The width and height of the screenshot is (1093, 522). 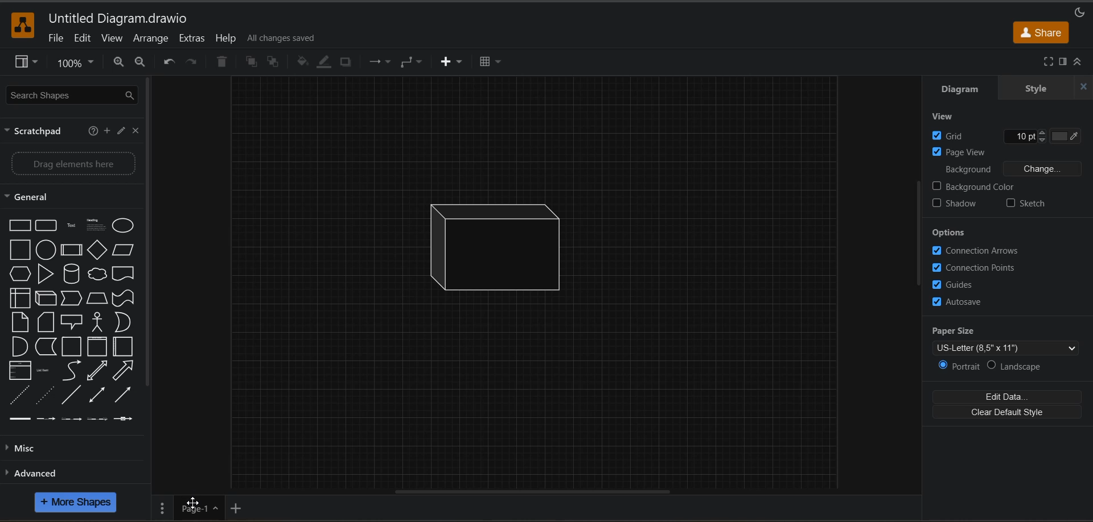 I want to click on page view, so click(x=1003, y=152).